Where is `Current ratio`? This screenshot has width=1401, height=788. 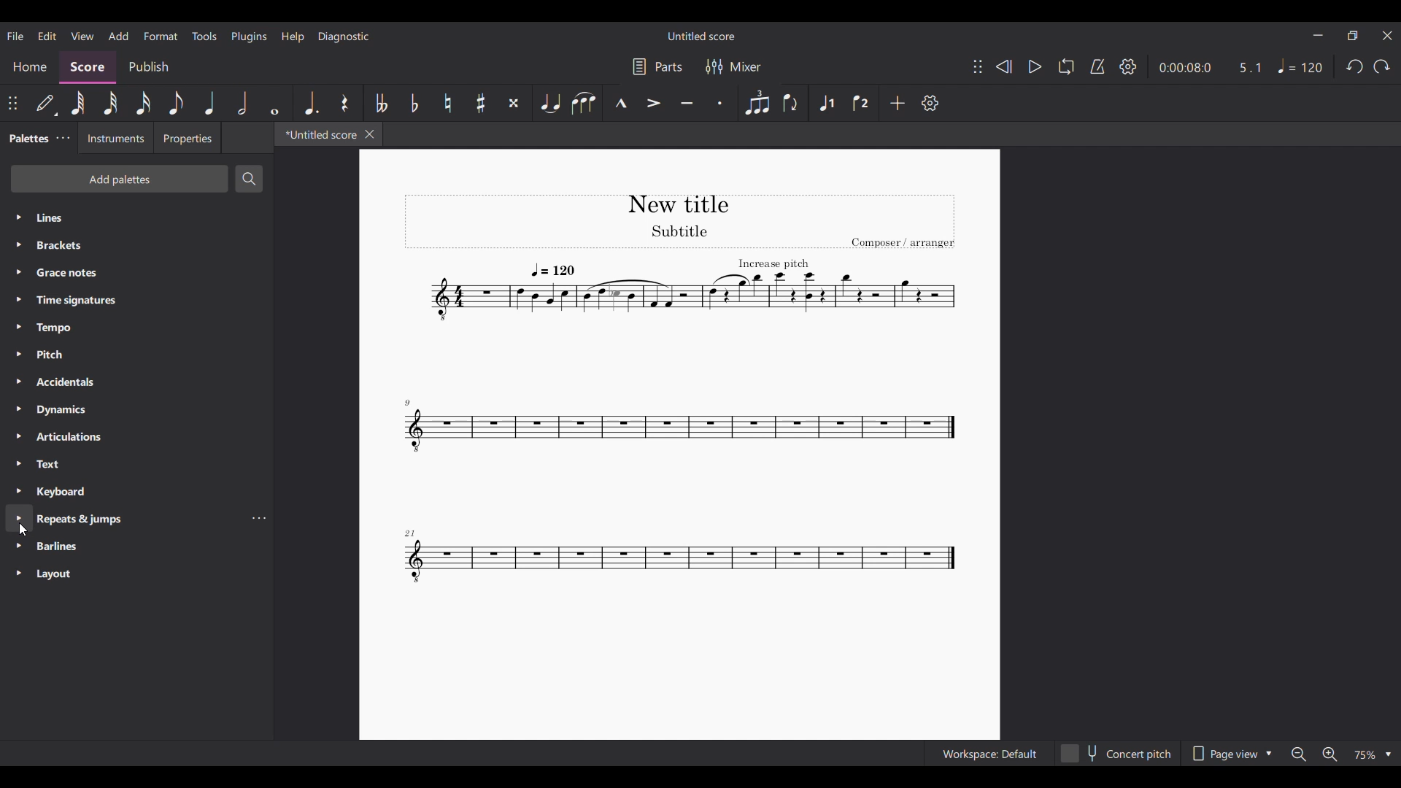 Current ratio is located at coordinates (1249, 68).